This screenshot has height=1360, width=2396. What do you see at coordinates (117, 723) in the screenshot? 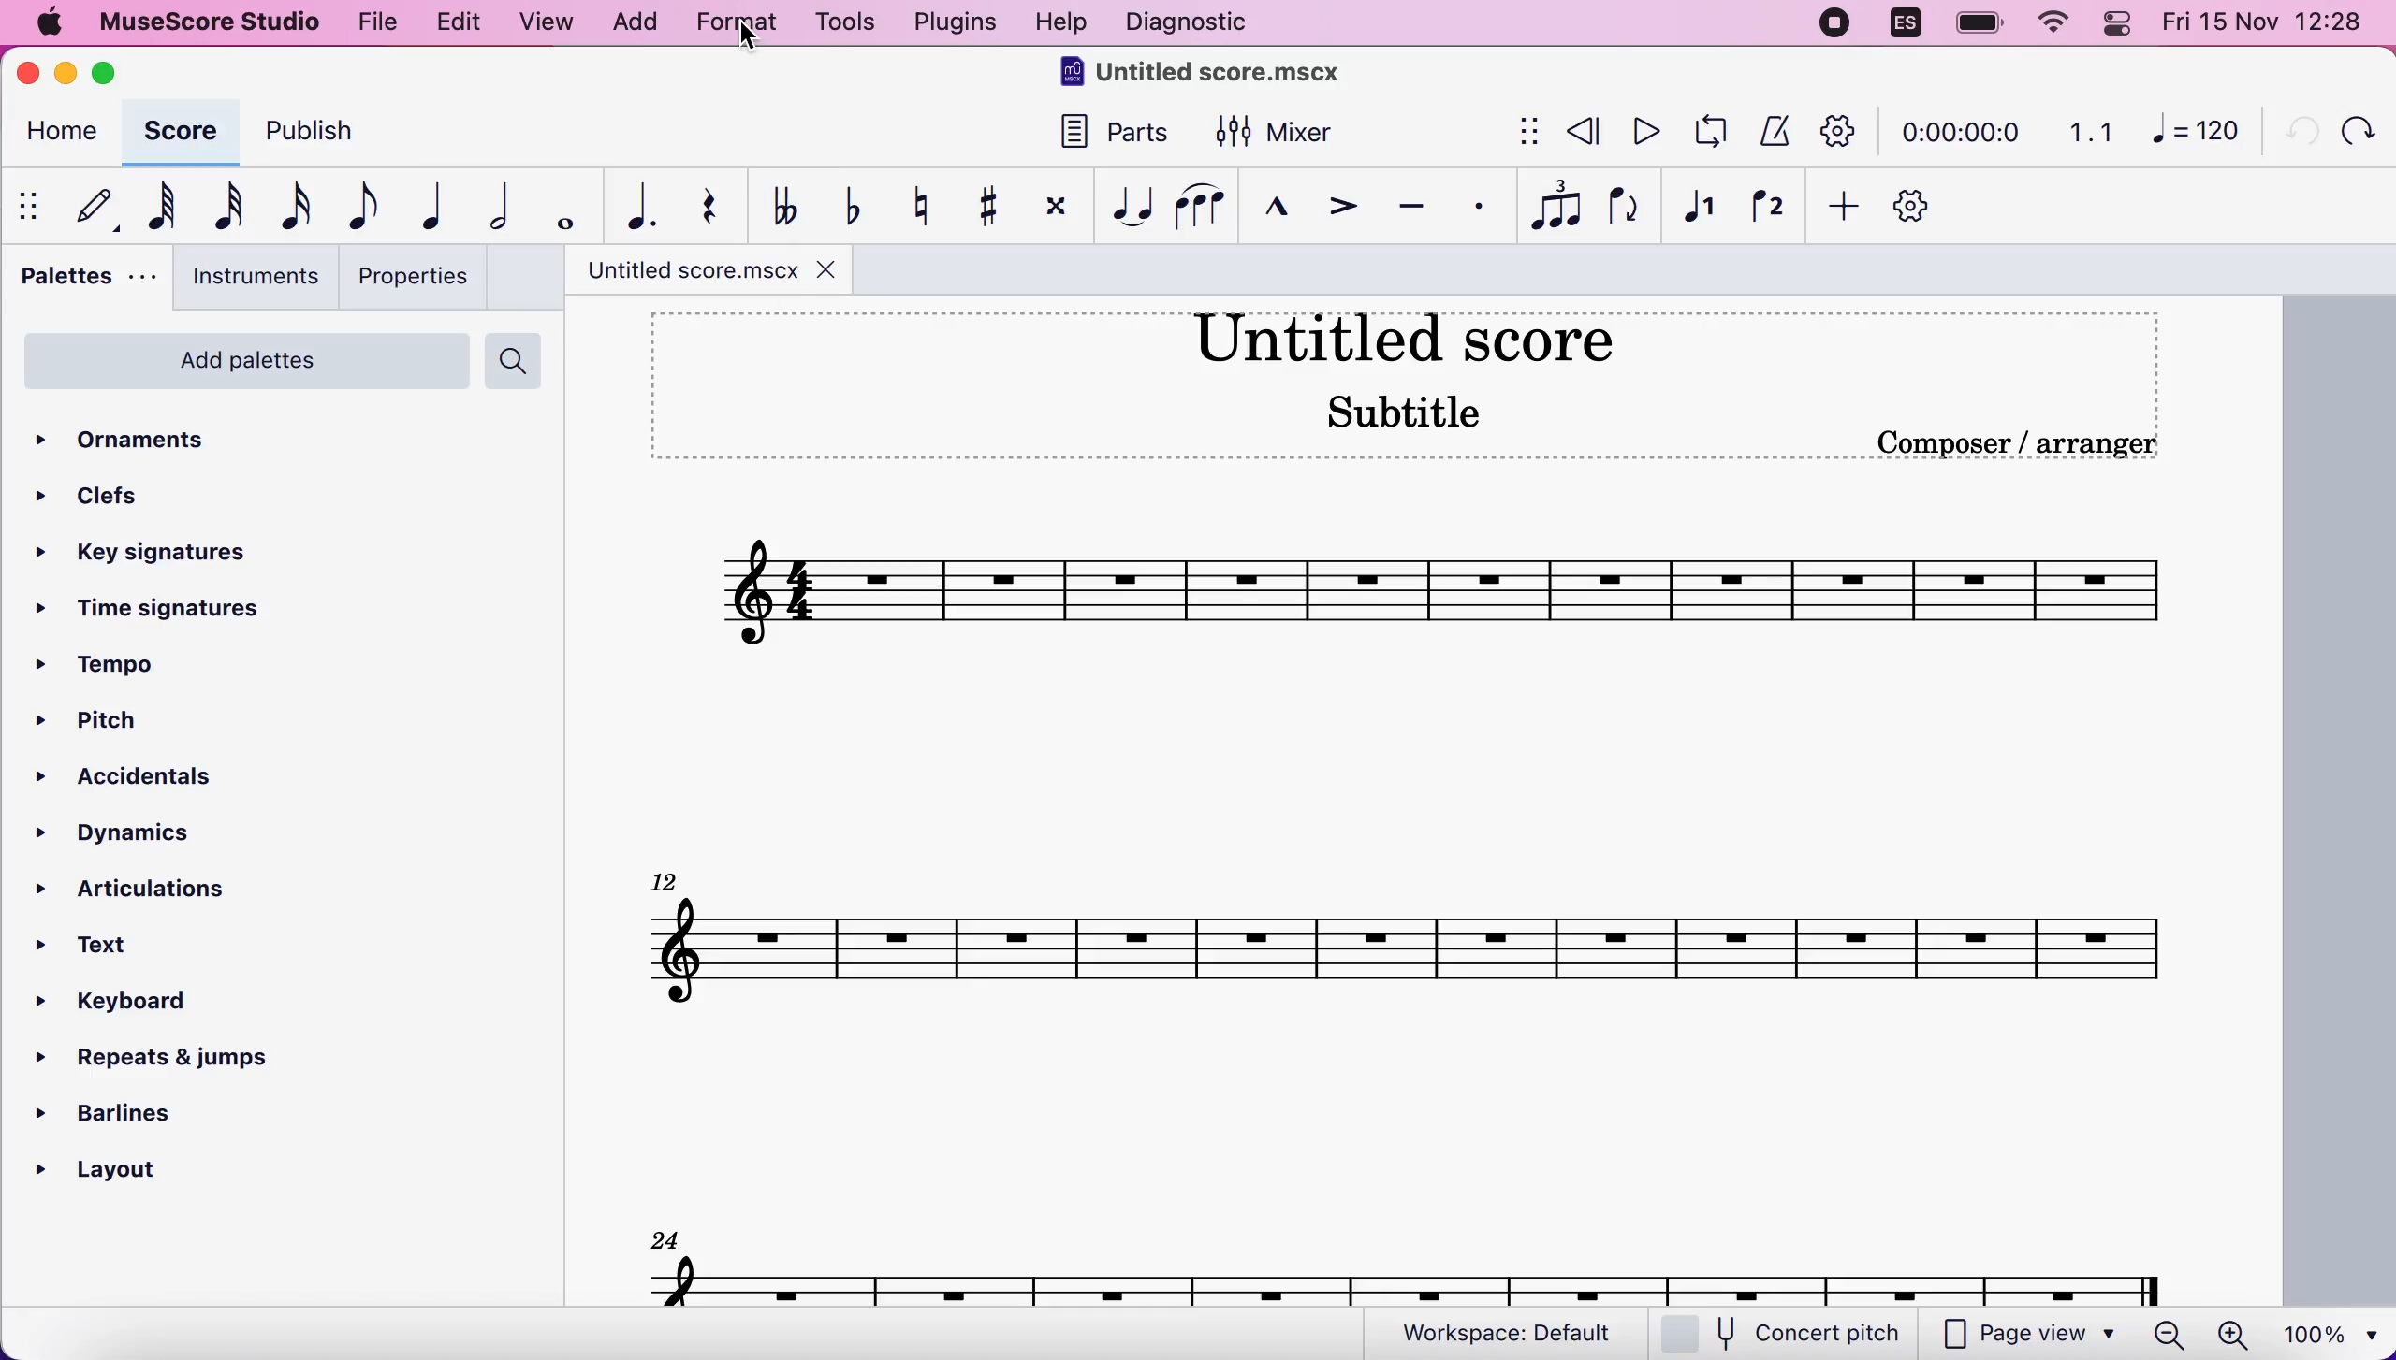
I see `pitch` at bounding box center [117, 723].